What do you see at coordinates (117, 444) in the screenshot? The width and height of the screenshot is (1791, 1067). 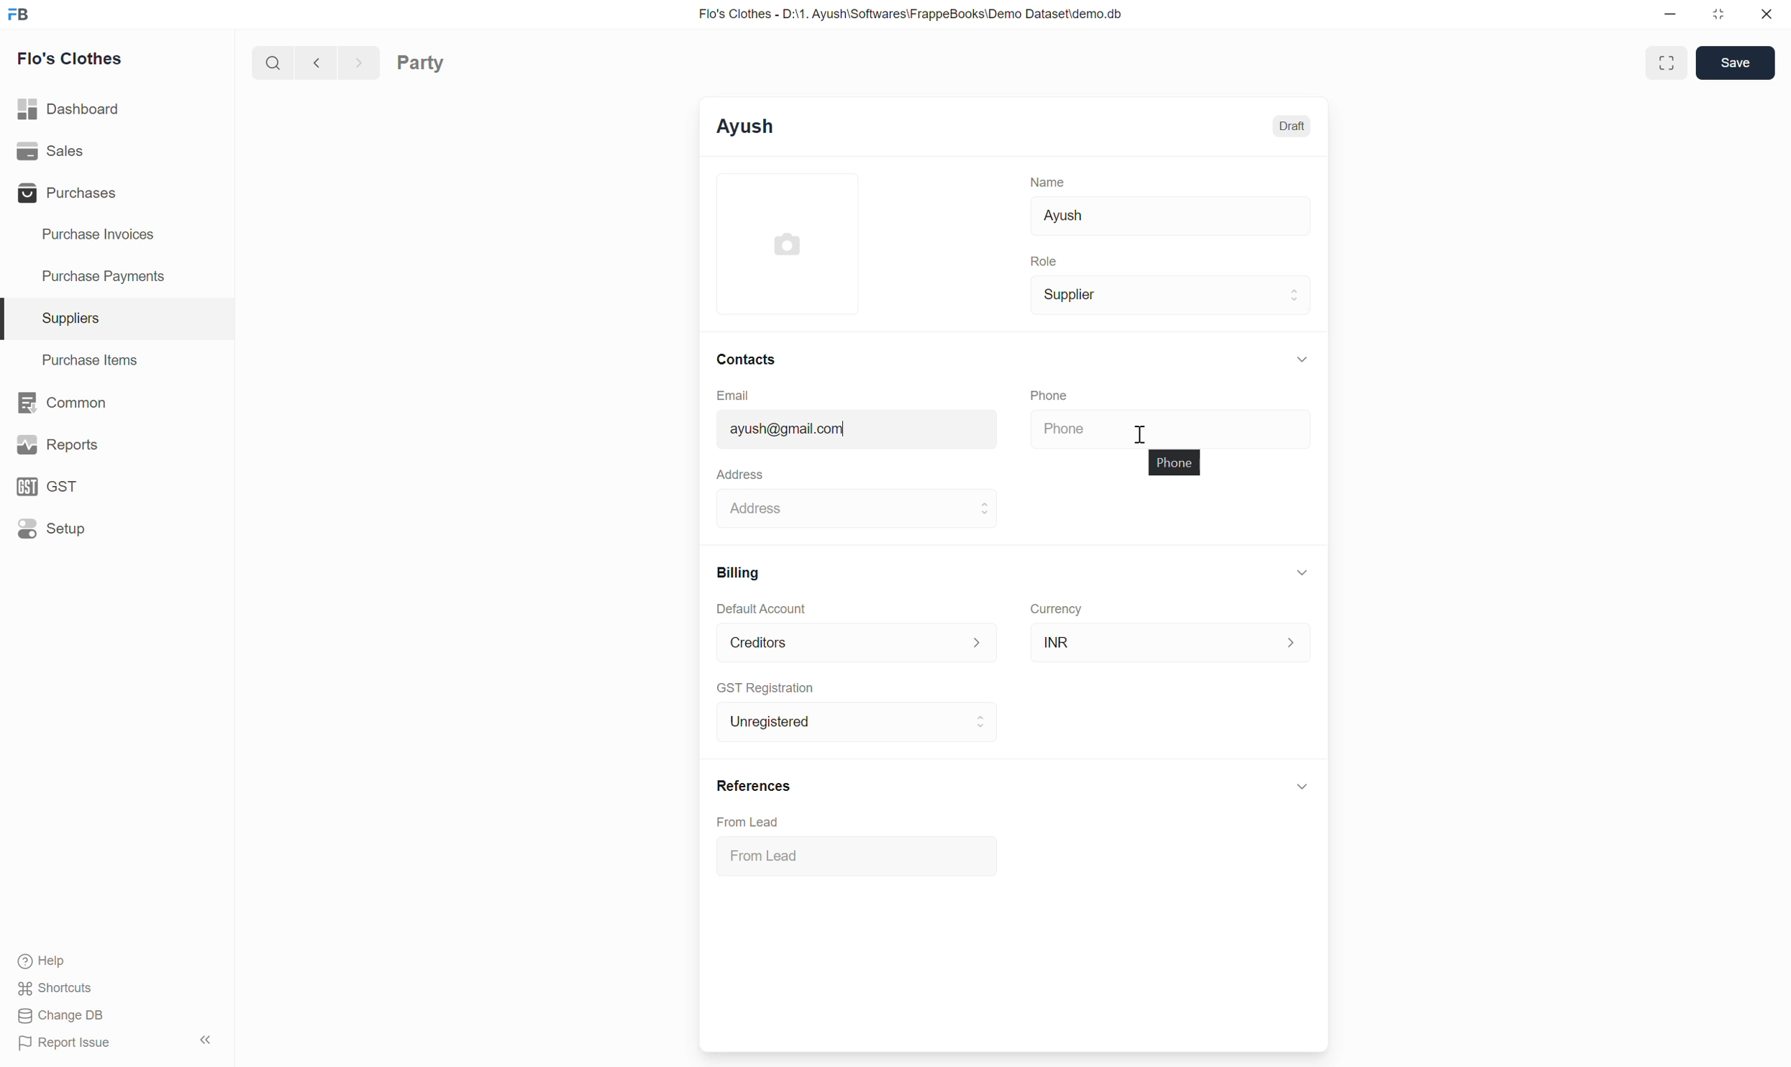 I see `Reports` at bounding box center [117, 444].